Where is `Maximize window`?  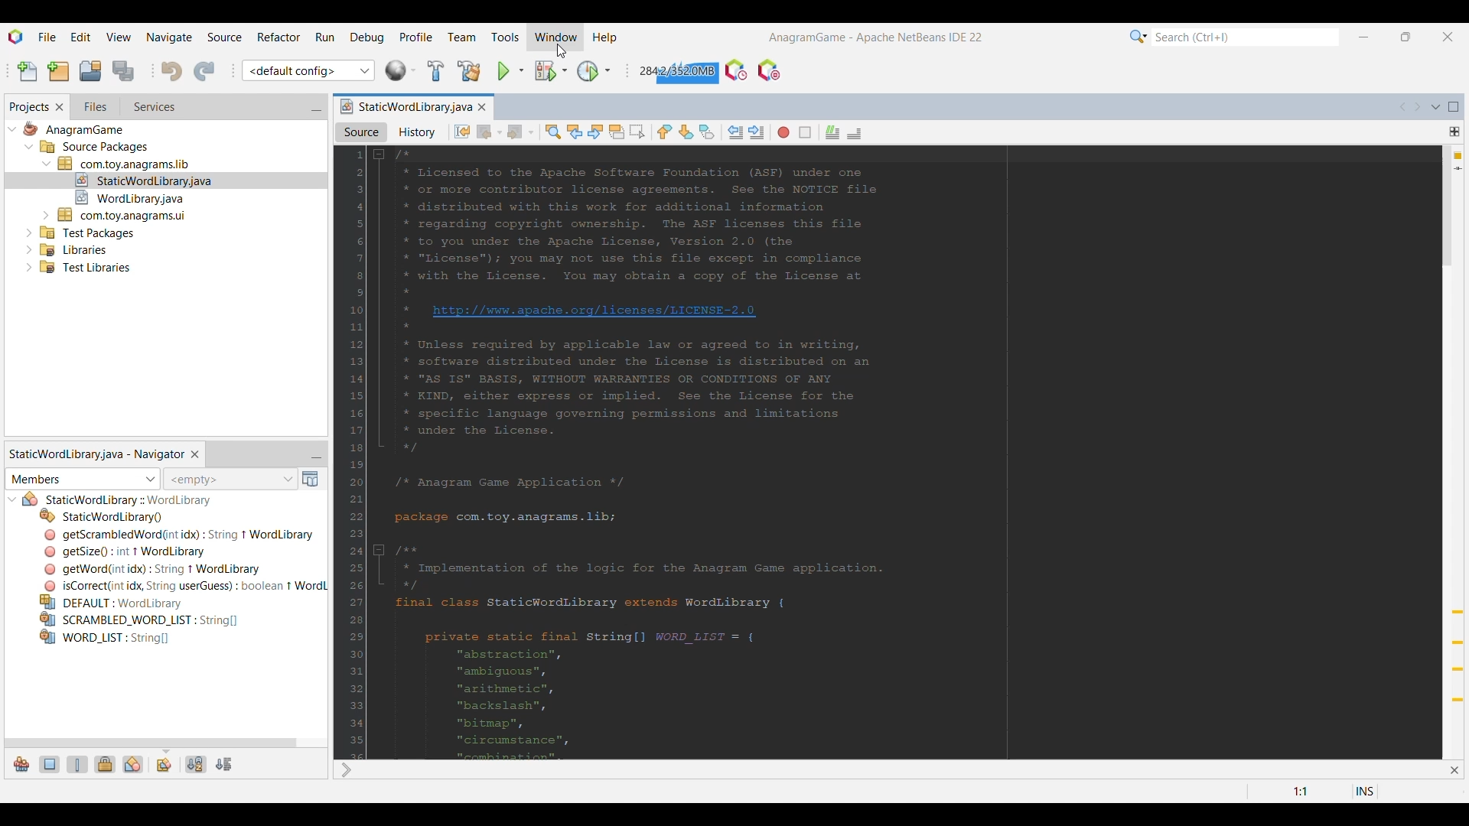 Maximize window is located at coordinates (1454, 107).